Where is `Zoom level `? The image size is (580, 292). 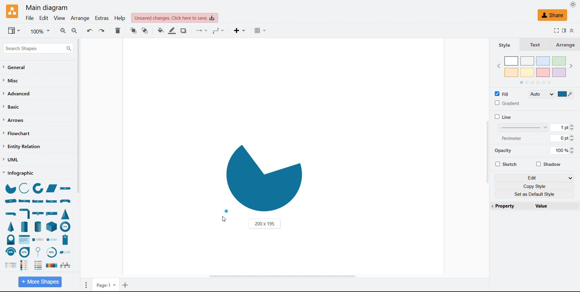
Zoom level  is located at coordinates (40, 31).